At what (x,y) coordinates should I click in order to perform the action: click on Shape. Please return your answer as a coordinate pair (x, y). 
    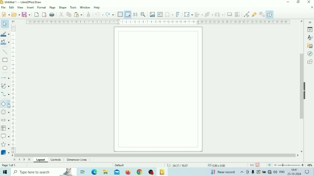
    Looking at the image, I should click on (63, 7).